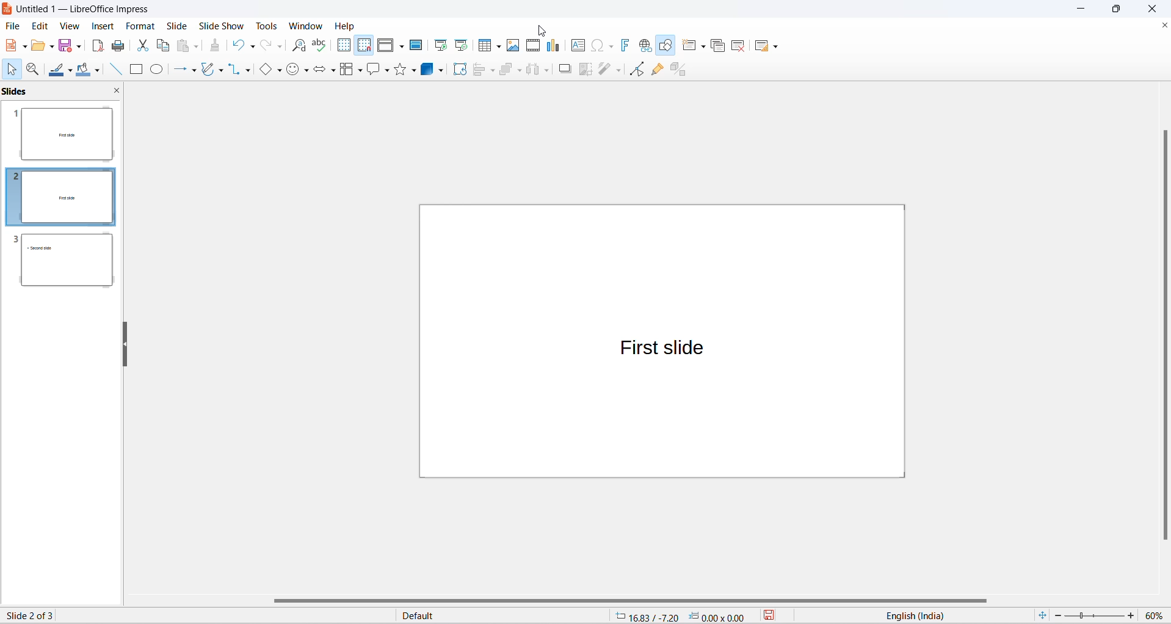  I want to click on show draw functions, so click(665, 45).